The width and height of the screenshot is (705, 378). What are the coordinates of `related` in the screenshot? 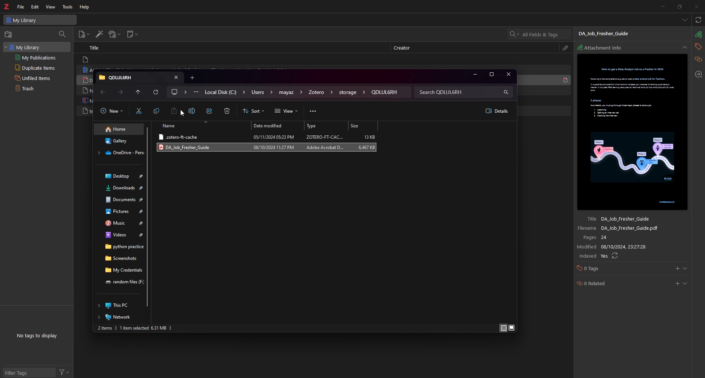 It's located at (613, 284).